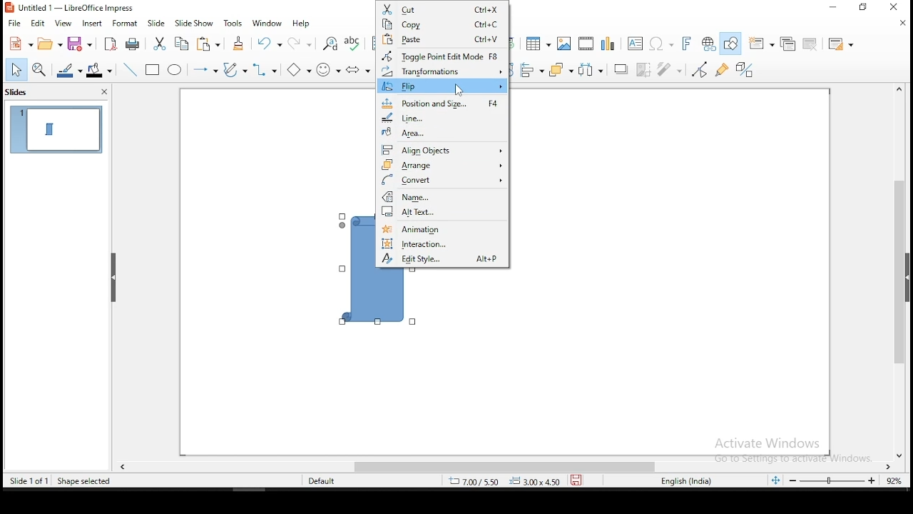  What do you see at coordinates (474, 483) in the screenshot?
I see `8.43/7.42` at bounding box center [474, 483].